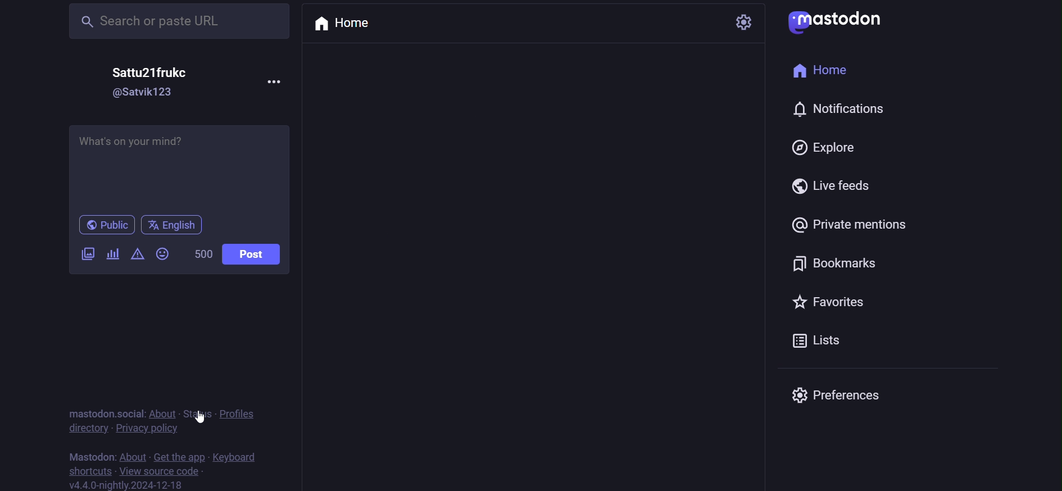 The image size is (1062, 491). I want to click on name, so click(153, 69).